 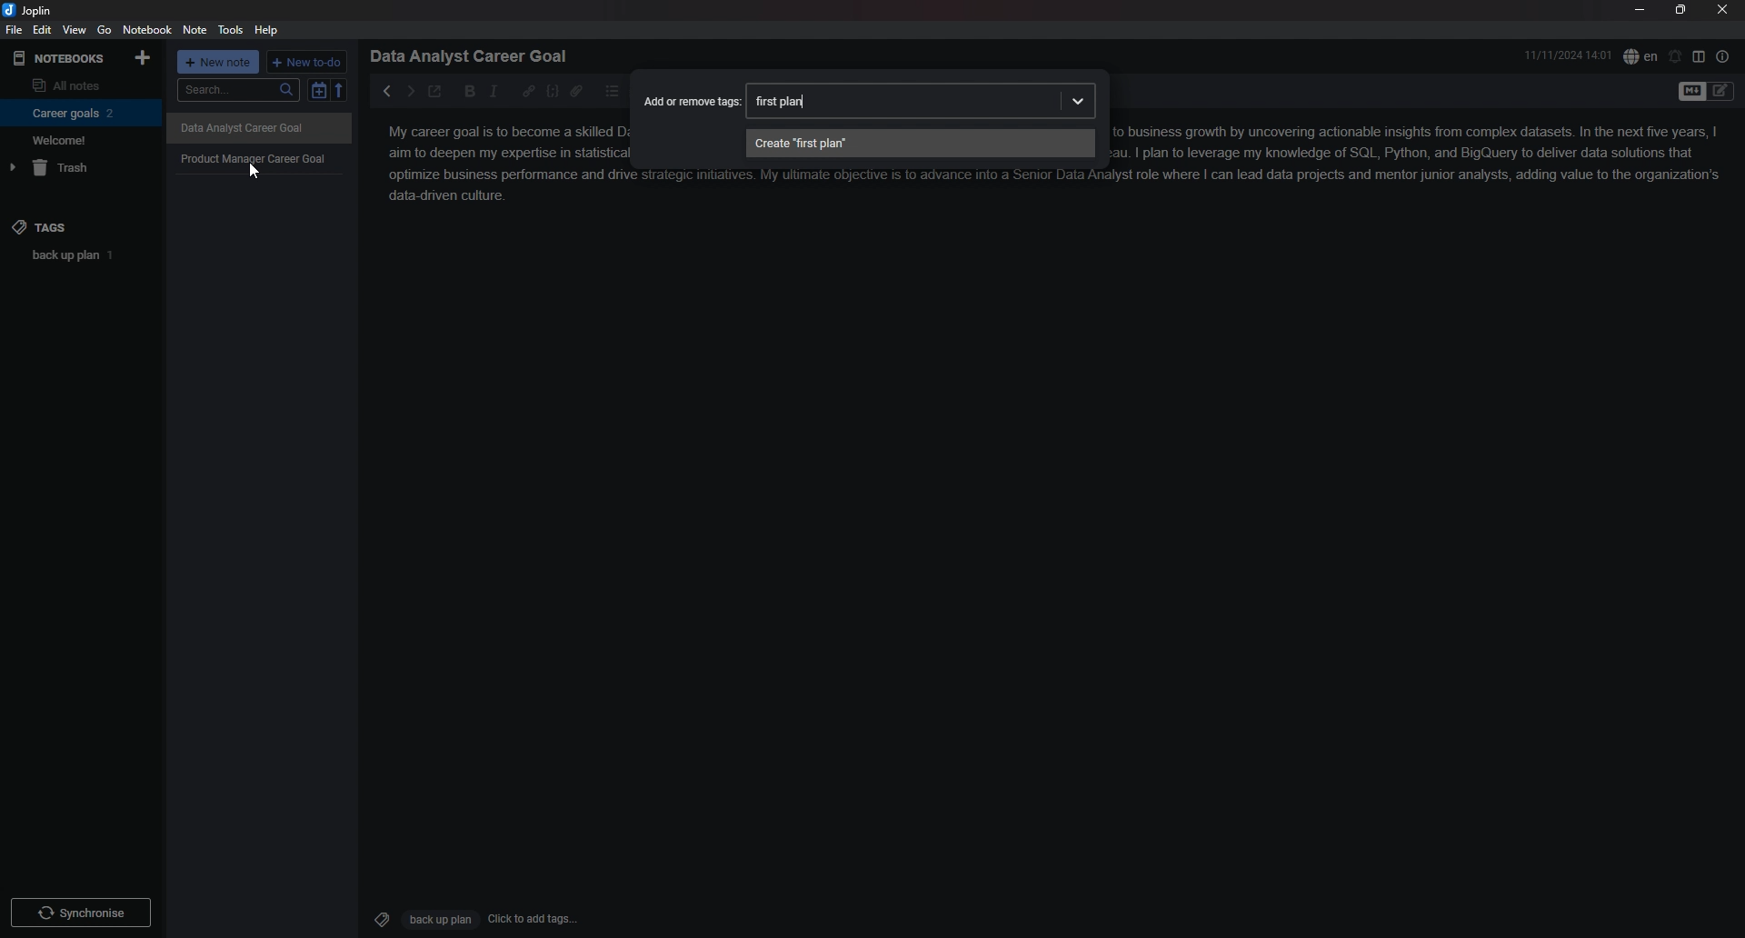 What do you see at coordinates (78, 167) in the screenshot?
I see `trash` at bounding box center [78, 167].